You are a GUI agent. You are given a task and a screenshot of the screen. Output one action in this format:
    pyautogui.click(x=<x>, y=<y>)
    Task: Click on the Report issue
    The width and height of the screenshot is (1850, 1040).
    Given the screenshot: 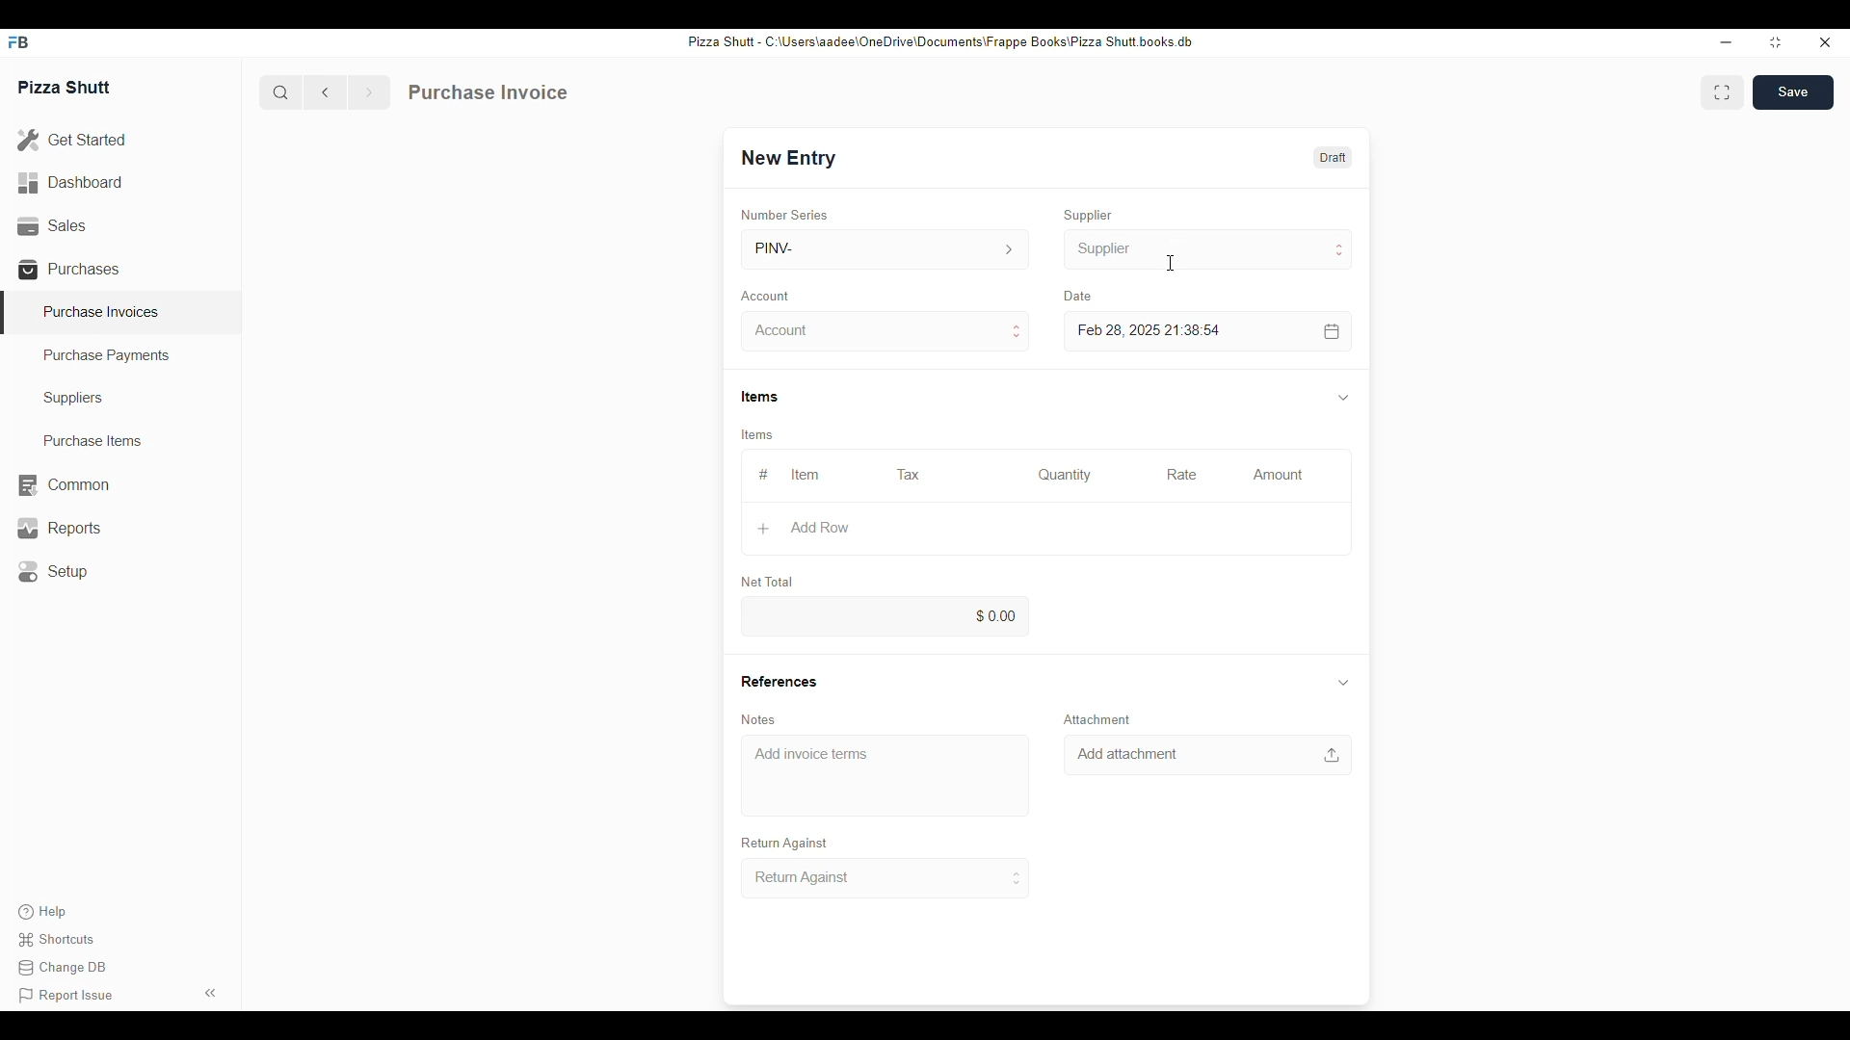 What is the action you would take?
    pyautogui.click(x=66, y=996)
    